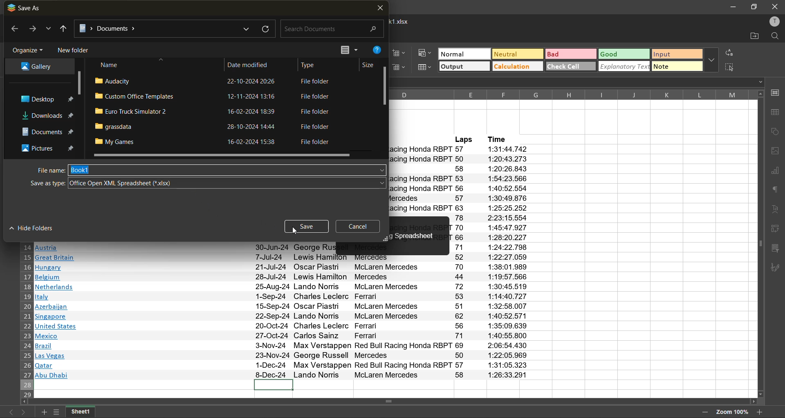 This screenshot has height=418, width=785. What do you see at coordinates (135, 96) in the screenshot?
I see `| Custom Office Templates.` at bounding box center [135, 96].